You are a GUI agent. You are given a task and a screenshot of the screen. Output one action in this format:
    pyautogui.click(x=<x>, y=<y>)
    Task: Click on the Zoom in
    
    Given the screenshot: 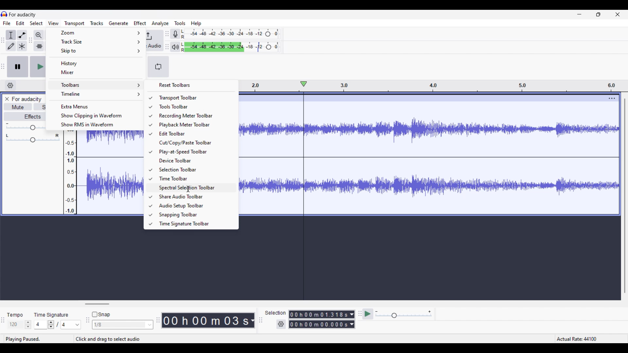 What is the action you would take?
    pyautogui.click(x=39, y=35)
    